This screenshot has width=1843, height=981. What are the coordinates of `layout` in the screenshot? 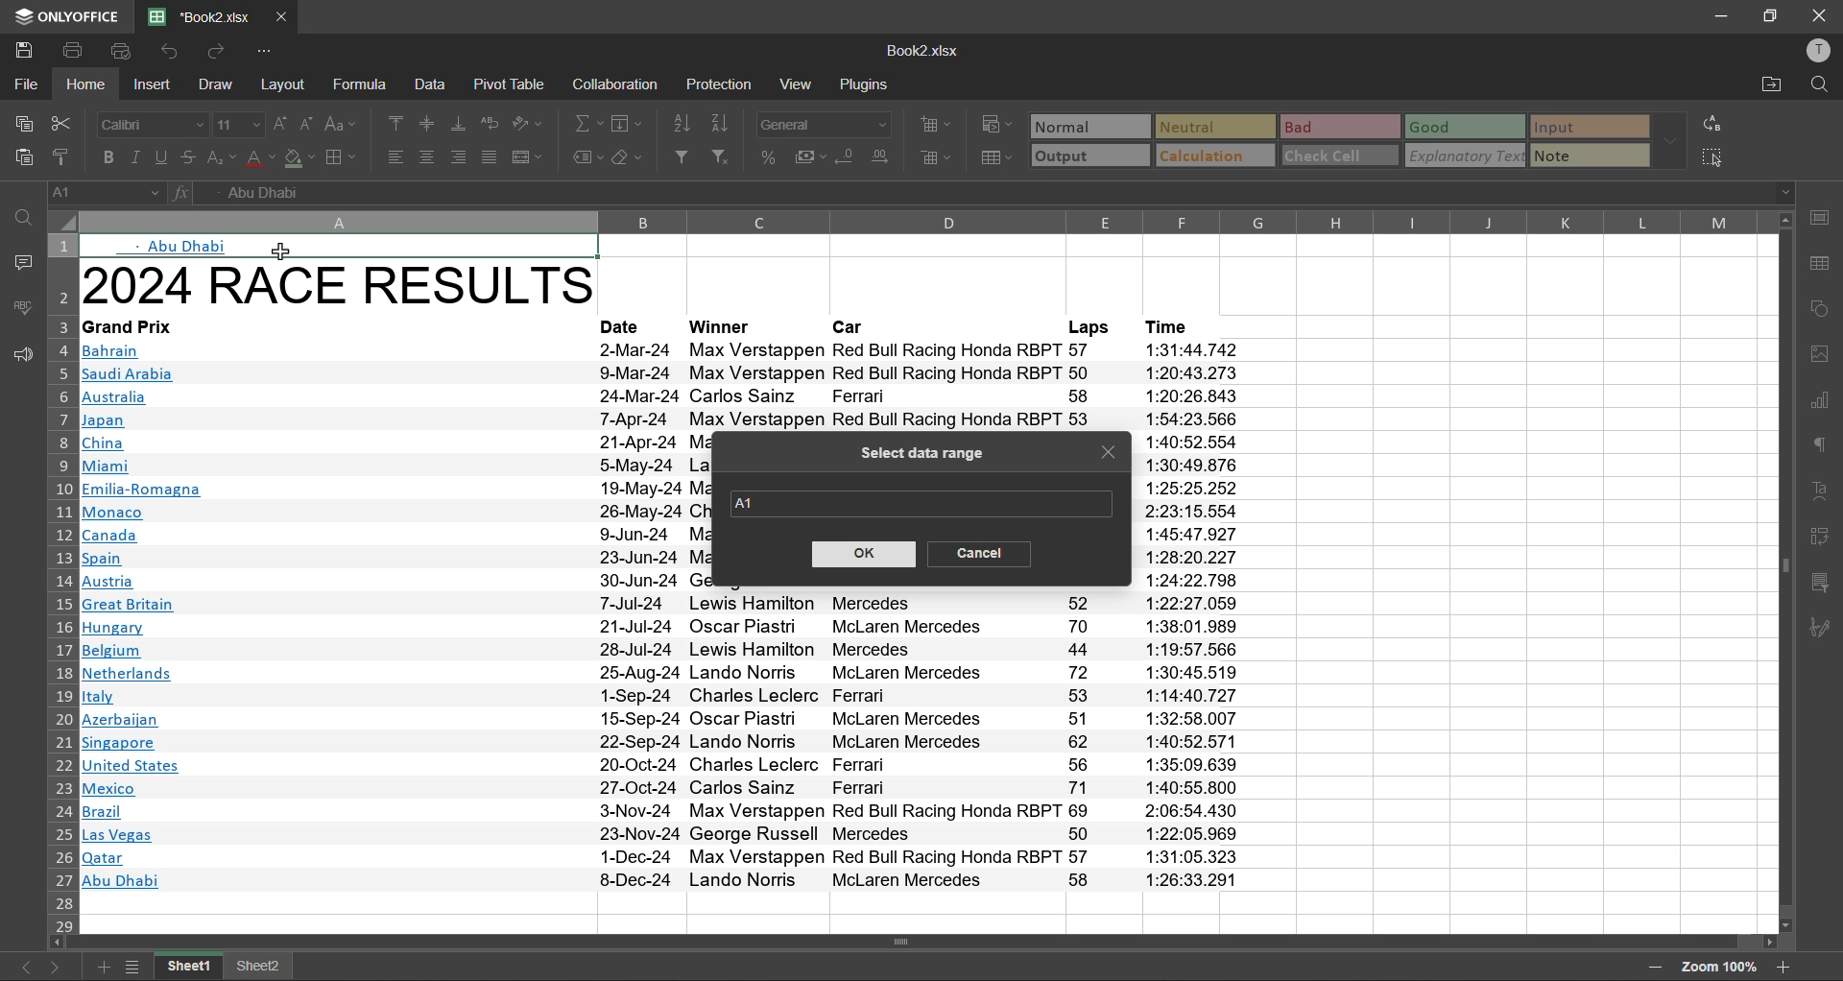 It's located at (279, 84).